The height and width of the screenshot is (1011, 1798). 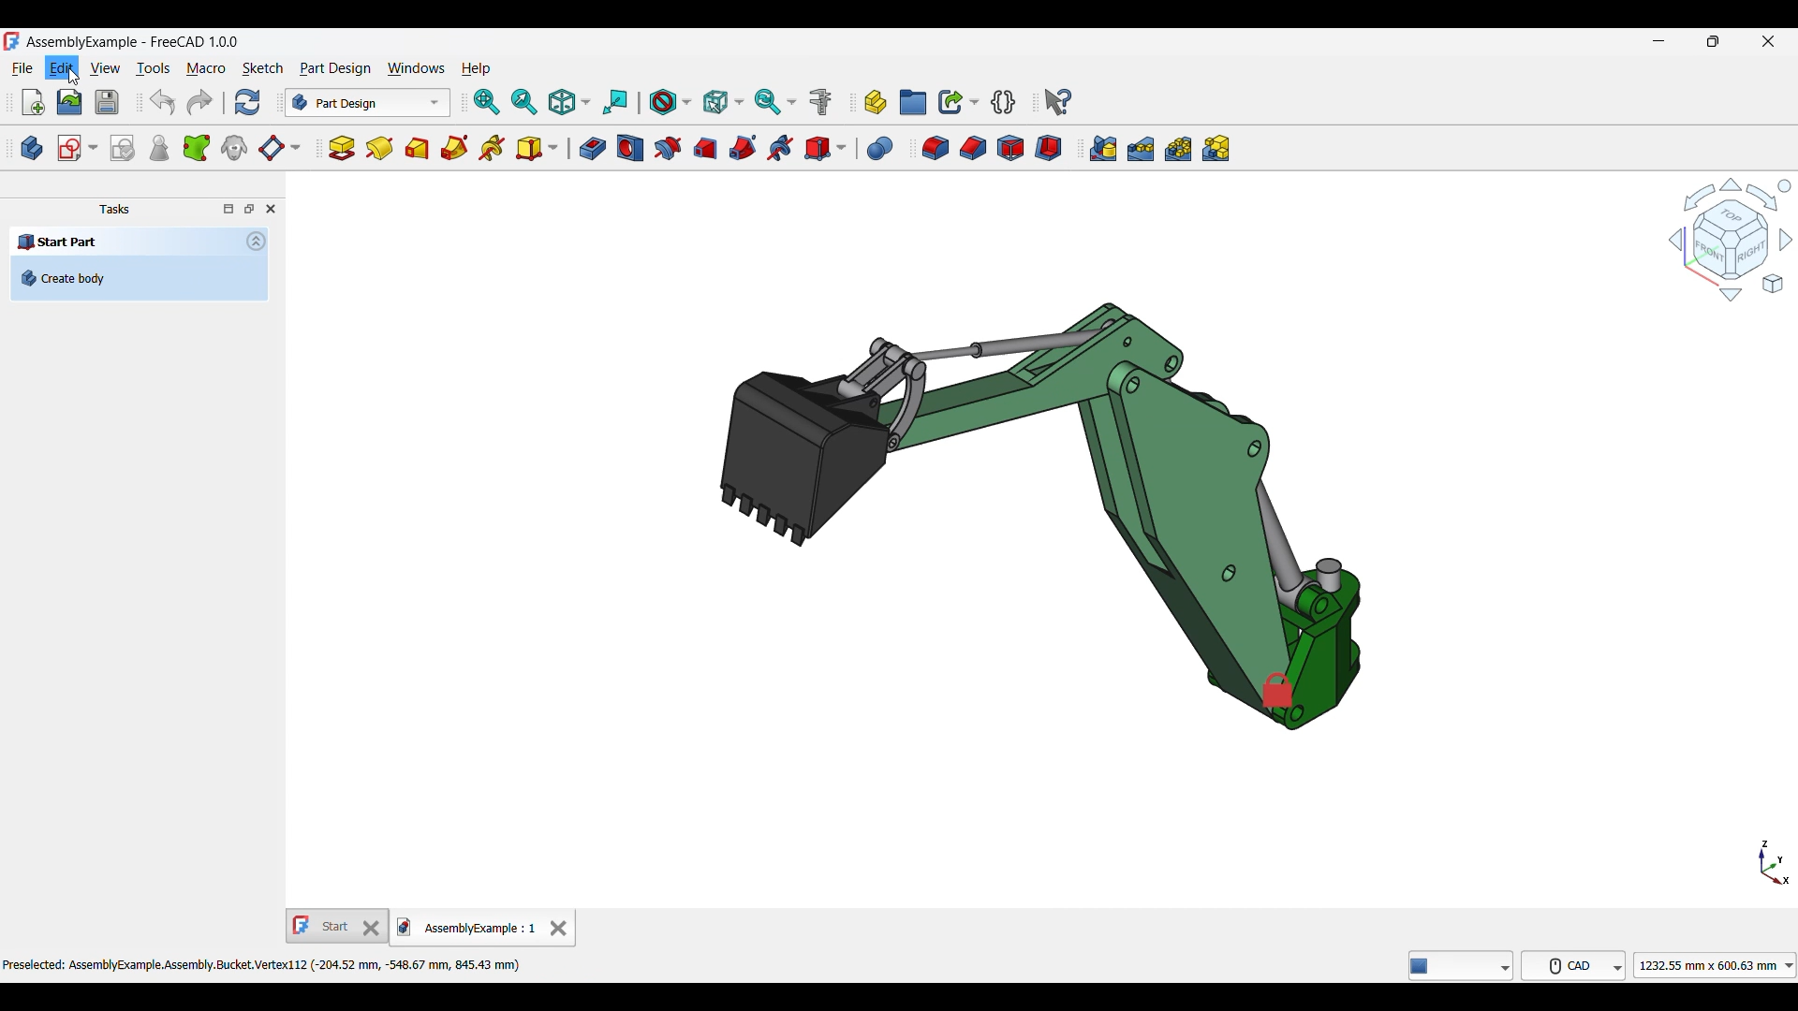 What do you see at coordinates (1577, 964) in the screenshot?
I see `CAD` at bounding box center [1577, 964].